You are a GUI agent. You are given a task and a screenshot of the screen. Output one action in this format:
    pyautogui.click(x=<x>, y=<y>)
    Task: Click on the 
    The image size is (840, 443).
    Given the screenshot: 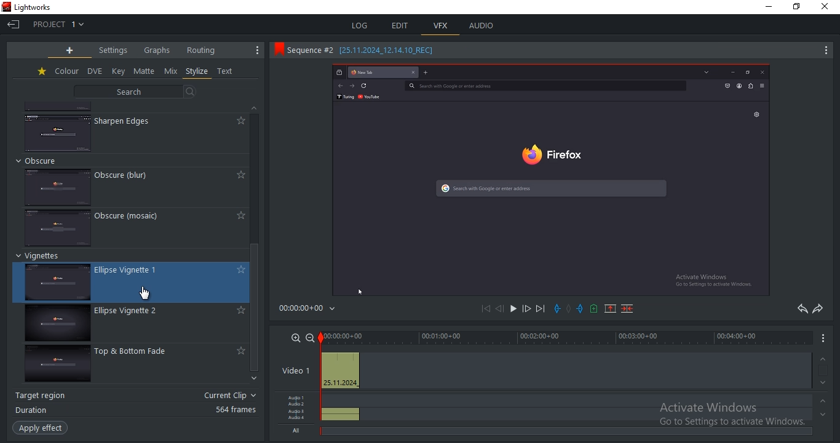 What is the action you would take?
    pyautogui.click(x=609, y=308)
    